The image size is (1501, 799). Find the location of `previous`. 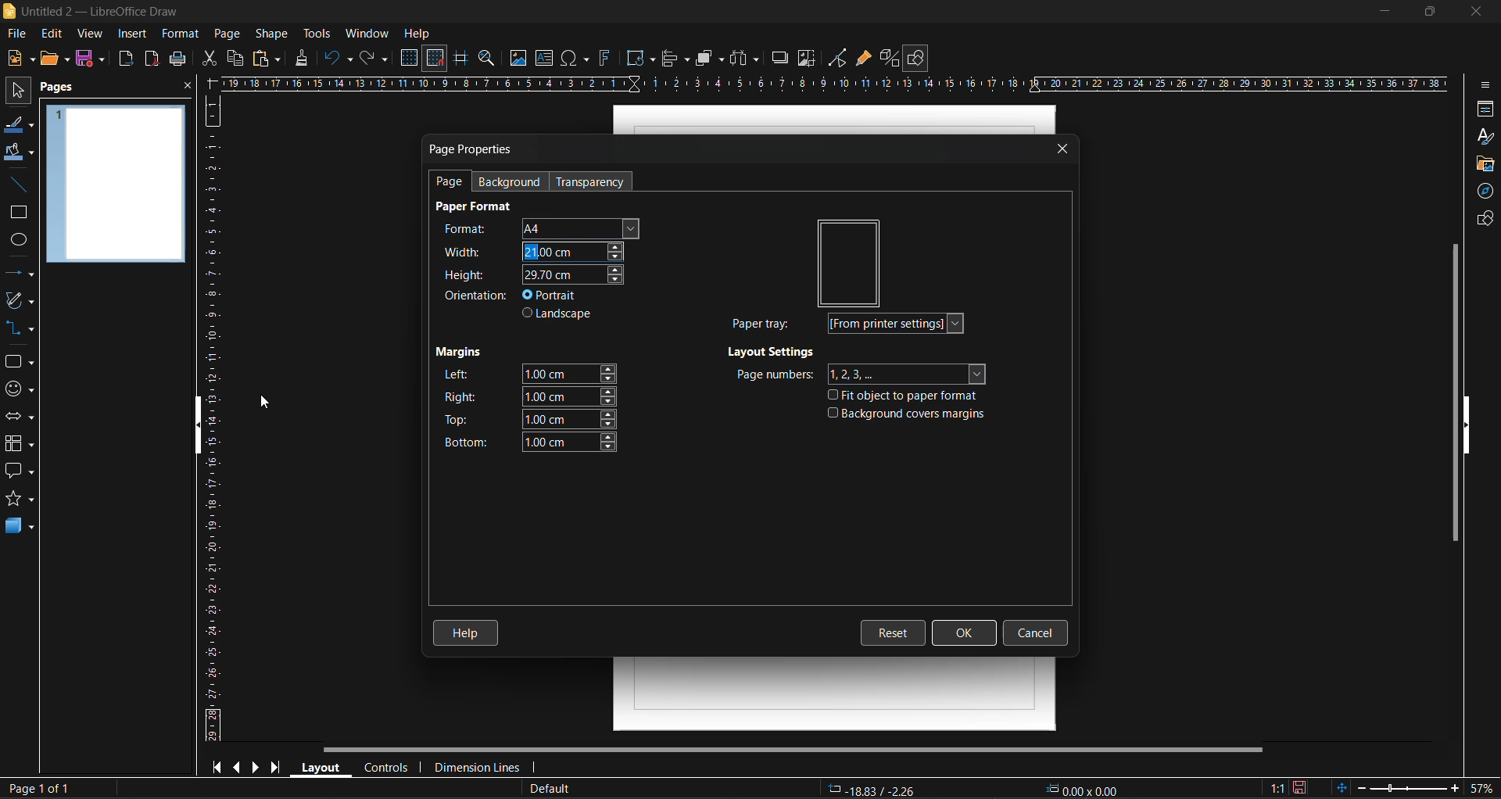

previous is located at coordinates (239, 766).